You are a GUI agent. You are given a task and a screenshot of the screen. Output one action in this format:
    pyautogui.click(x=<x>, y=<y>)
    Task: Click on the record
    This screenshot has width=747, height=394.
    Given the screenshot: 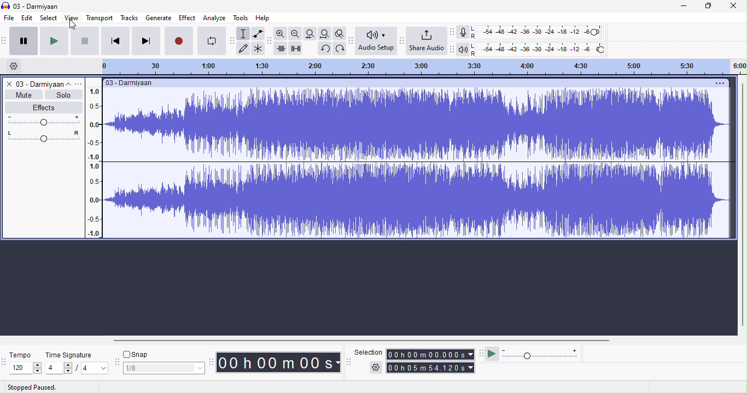 What is the action you would take?
    pyautogui.click(x=180, y=40)
    